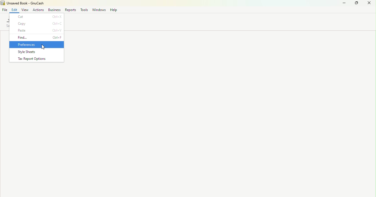 The height and width of the screenshot is (197, 376). Describe the element at coordinates (84, 10) in the screenshot. I see `tools` at that location.